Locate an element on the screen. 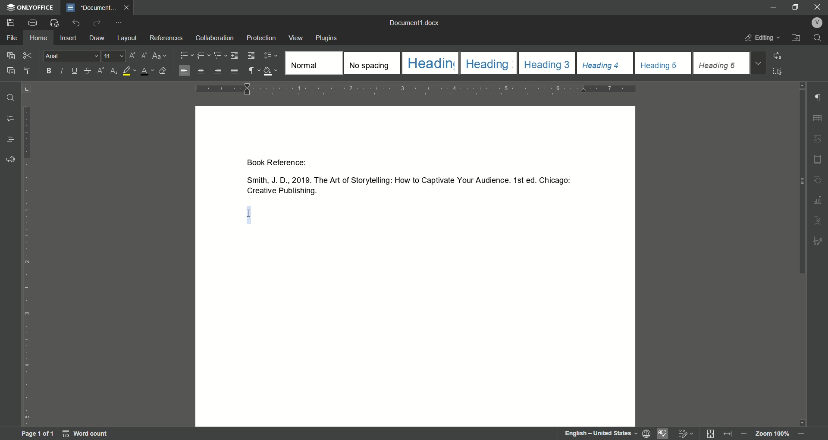 The height and width of the screenshot is (440, 828). Book Reference: is located at coordinates (278, 163).